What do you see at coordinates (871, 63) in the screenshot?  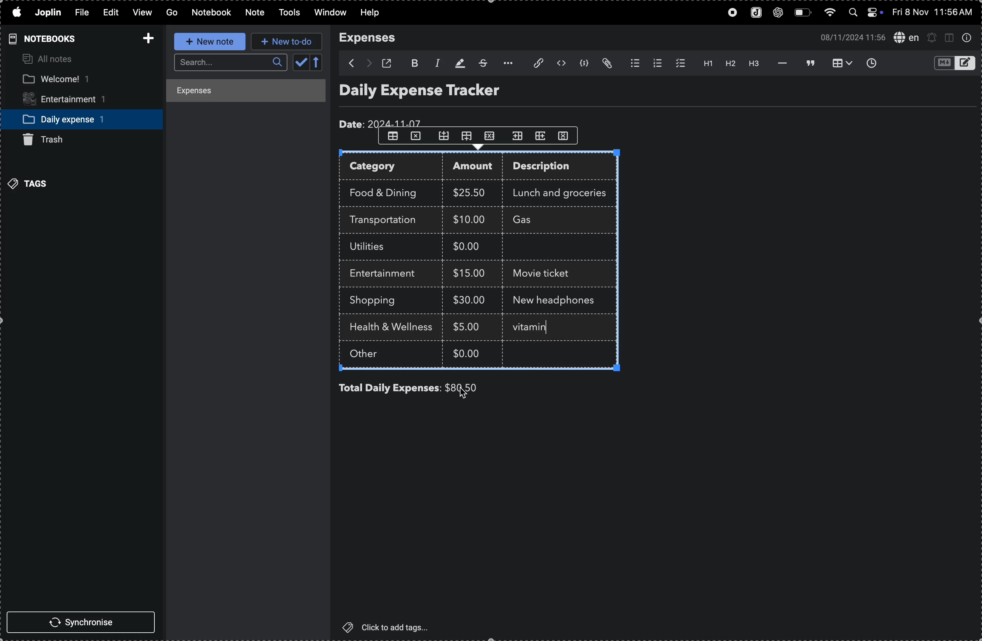 I see `insert time` at bounding box center [871, 63].